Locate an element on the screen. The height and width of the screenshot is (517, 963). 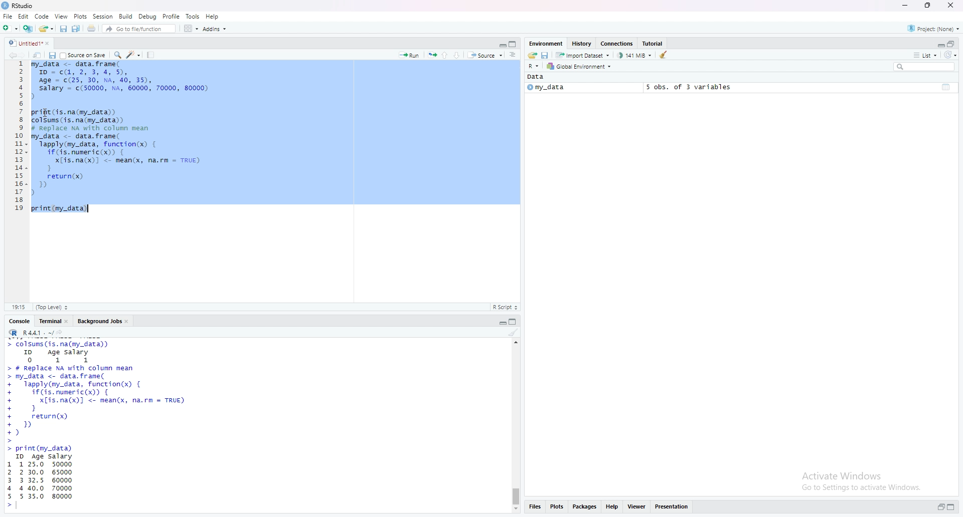
show in new window is located at coordinates (37, 56).